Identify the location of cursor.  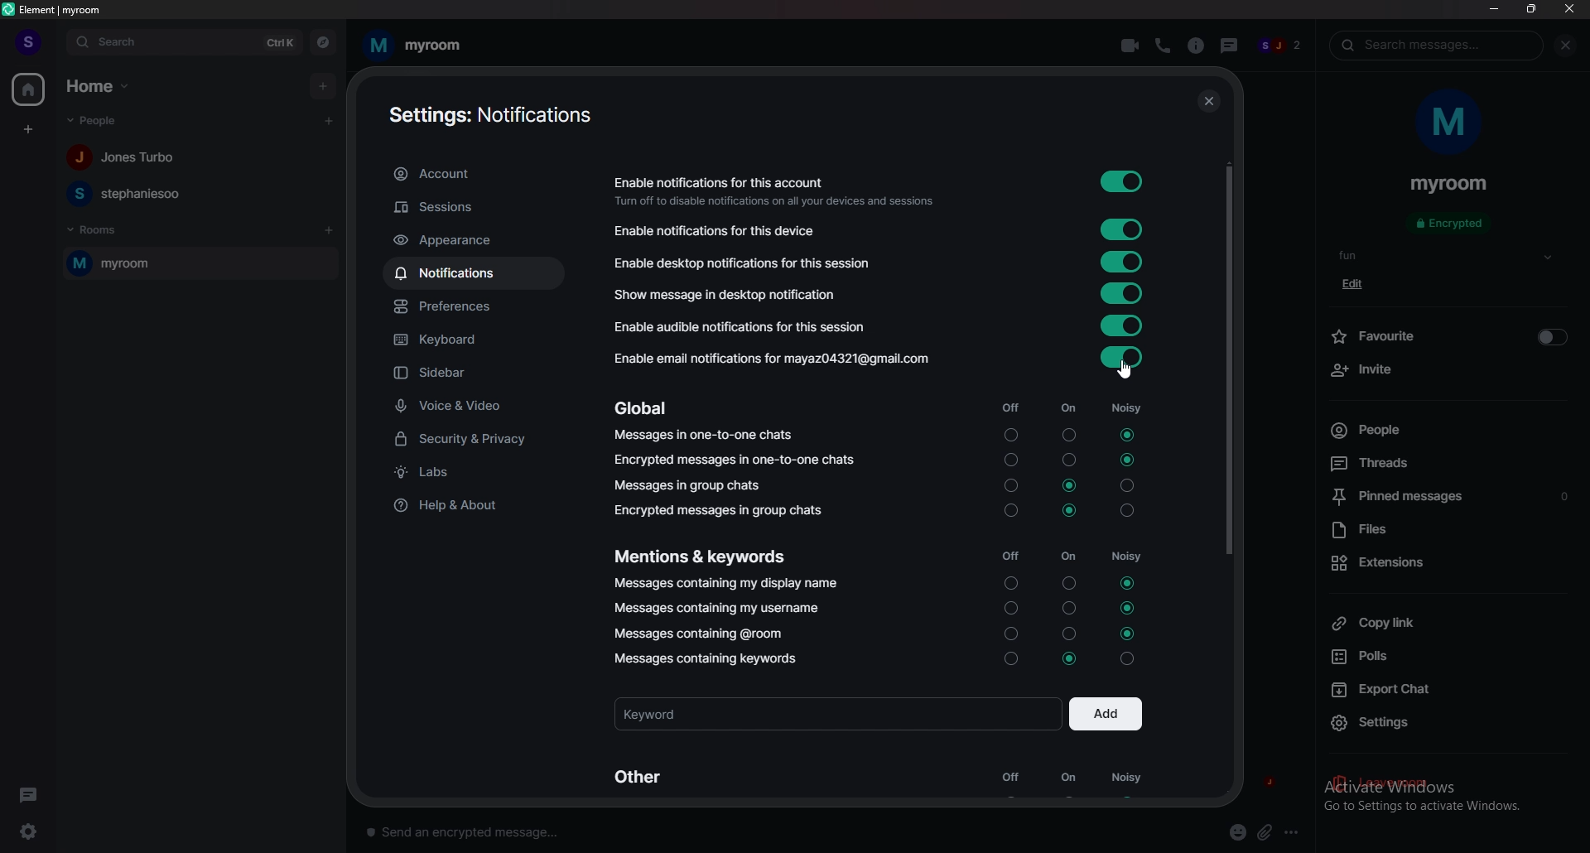
(1124, 373).